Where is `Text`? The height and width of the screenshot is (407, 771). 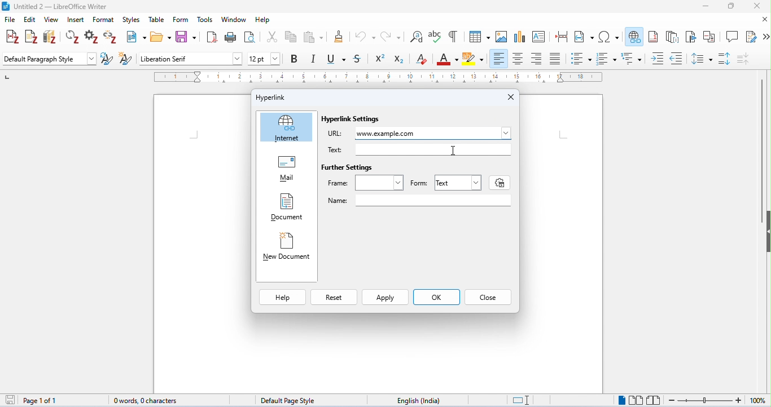 Text is located at coordinates (338, 148).